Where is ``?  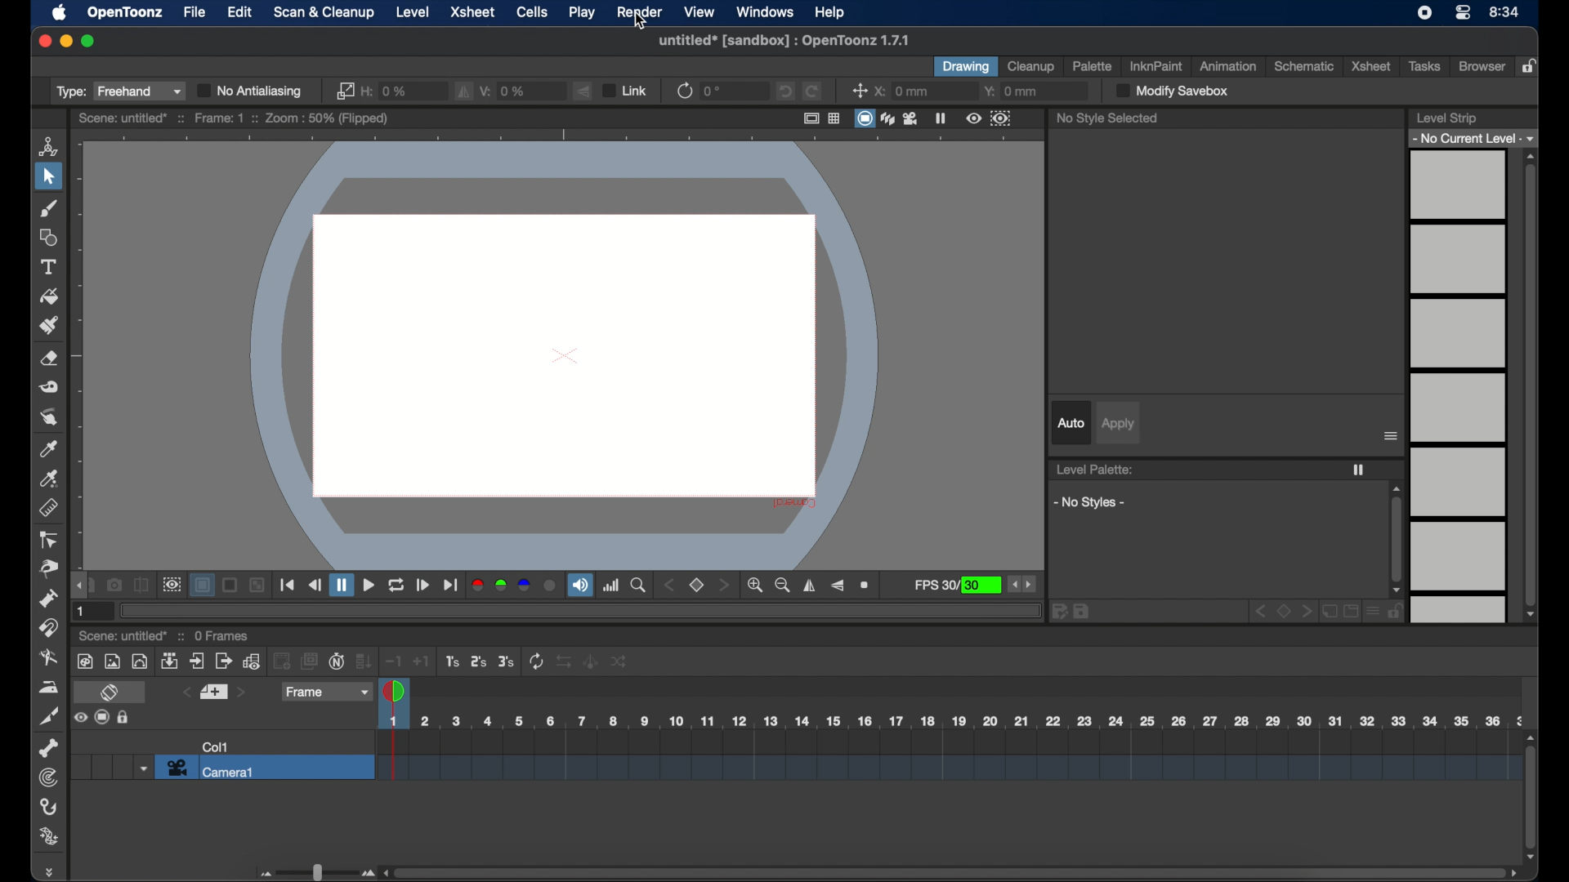
 is located at coordinates (171, 661).